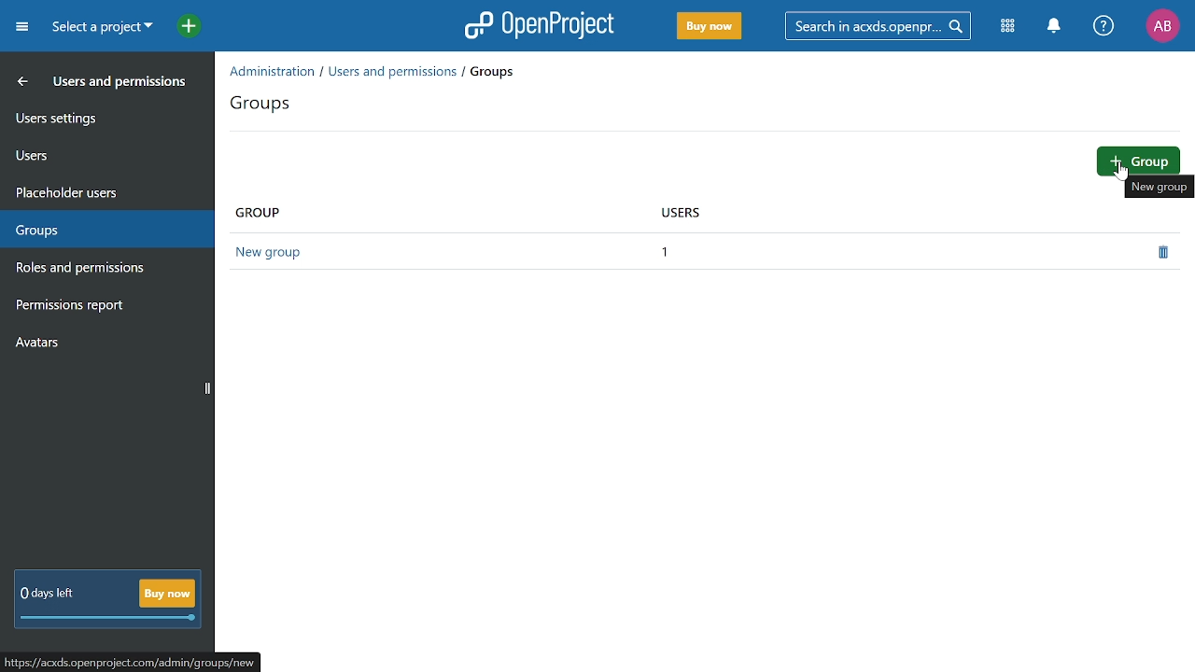 The width and height of the screenshot is (1195, 672). I want to click on Number of users, so click(672, 251).